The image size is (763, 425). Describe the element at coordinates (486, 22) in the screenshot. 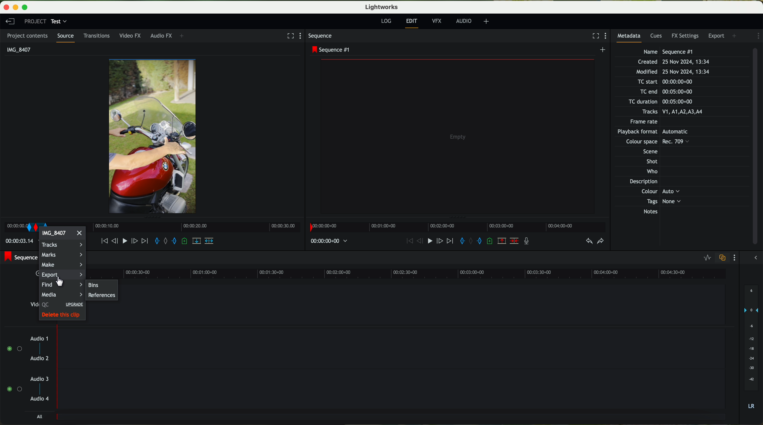

I see `+` at that location.